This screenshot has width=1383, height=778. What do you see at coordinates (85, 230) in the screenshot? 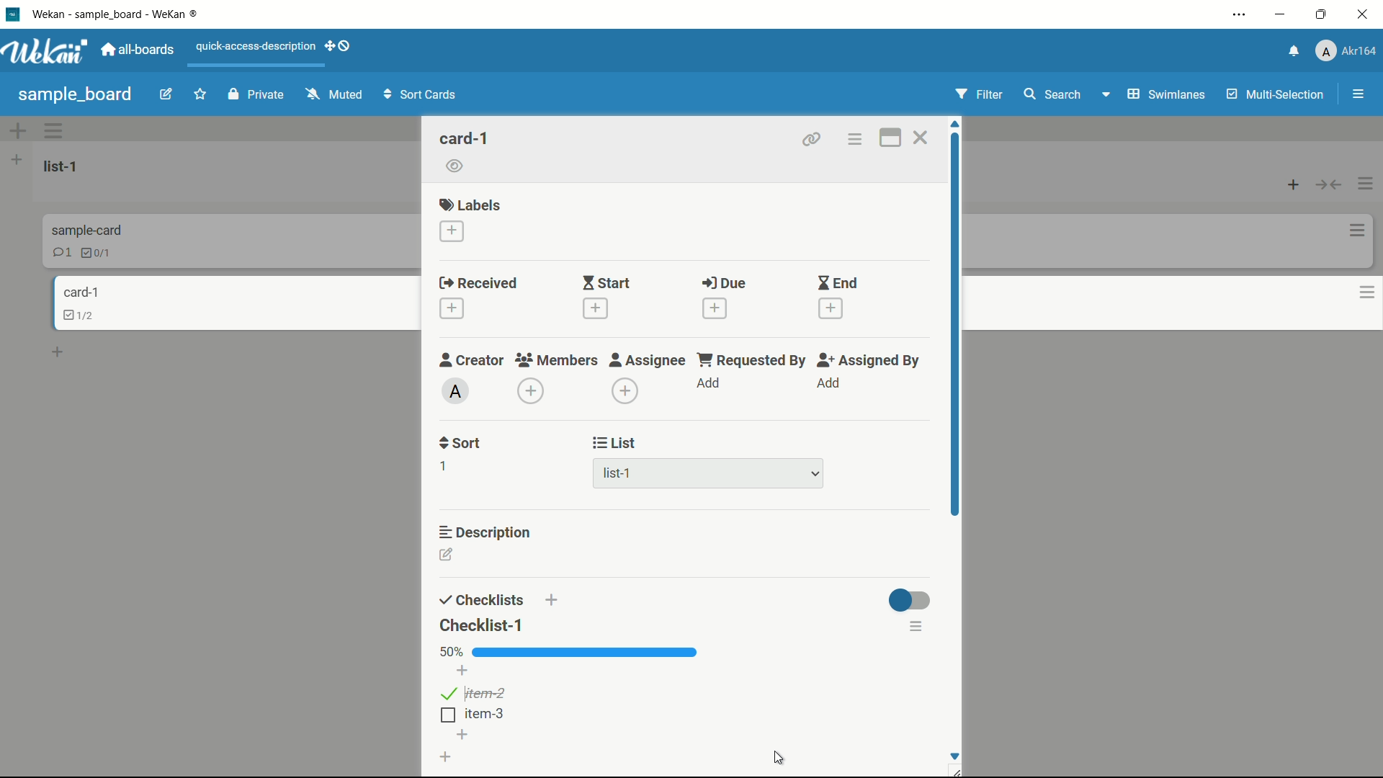
I see `card name` at bounding box center [85, 230].